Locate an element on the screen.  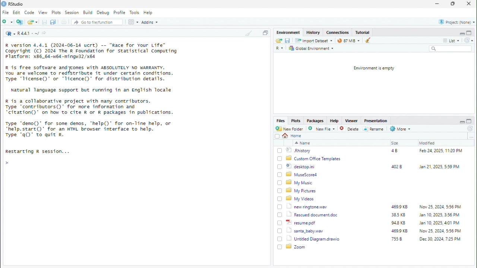
Connections is located at coordinates (338, 32).